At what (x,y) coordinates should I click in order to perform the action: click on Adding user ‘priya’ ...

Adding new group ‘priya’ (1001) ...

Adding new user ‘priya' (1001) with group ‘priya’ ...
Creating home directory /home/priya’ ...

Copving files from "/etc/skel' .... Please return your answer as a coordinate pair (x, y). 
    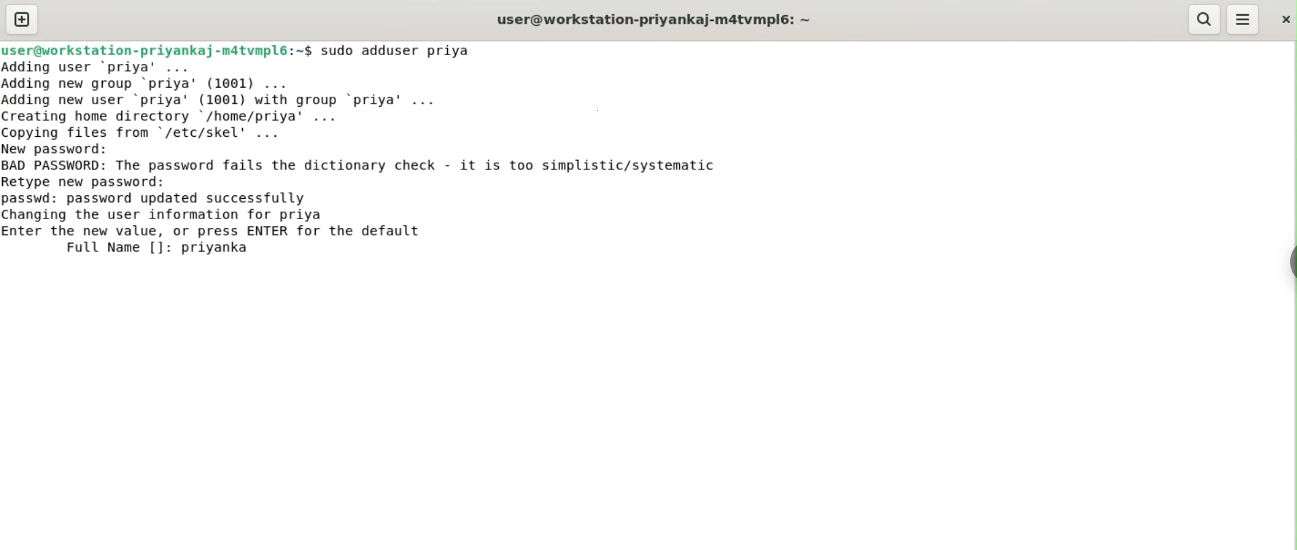
    Looking at the image, I should click on (263, 99).